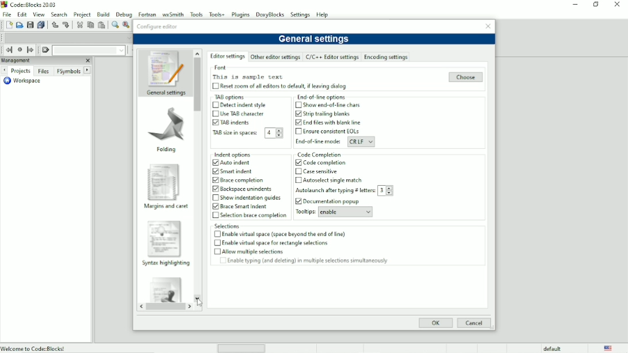  Describe the element at coordinates (214, 214) in the screenshot. I see `` at that location.